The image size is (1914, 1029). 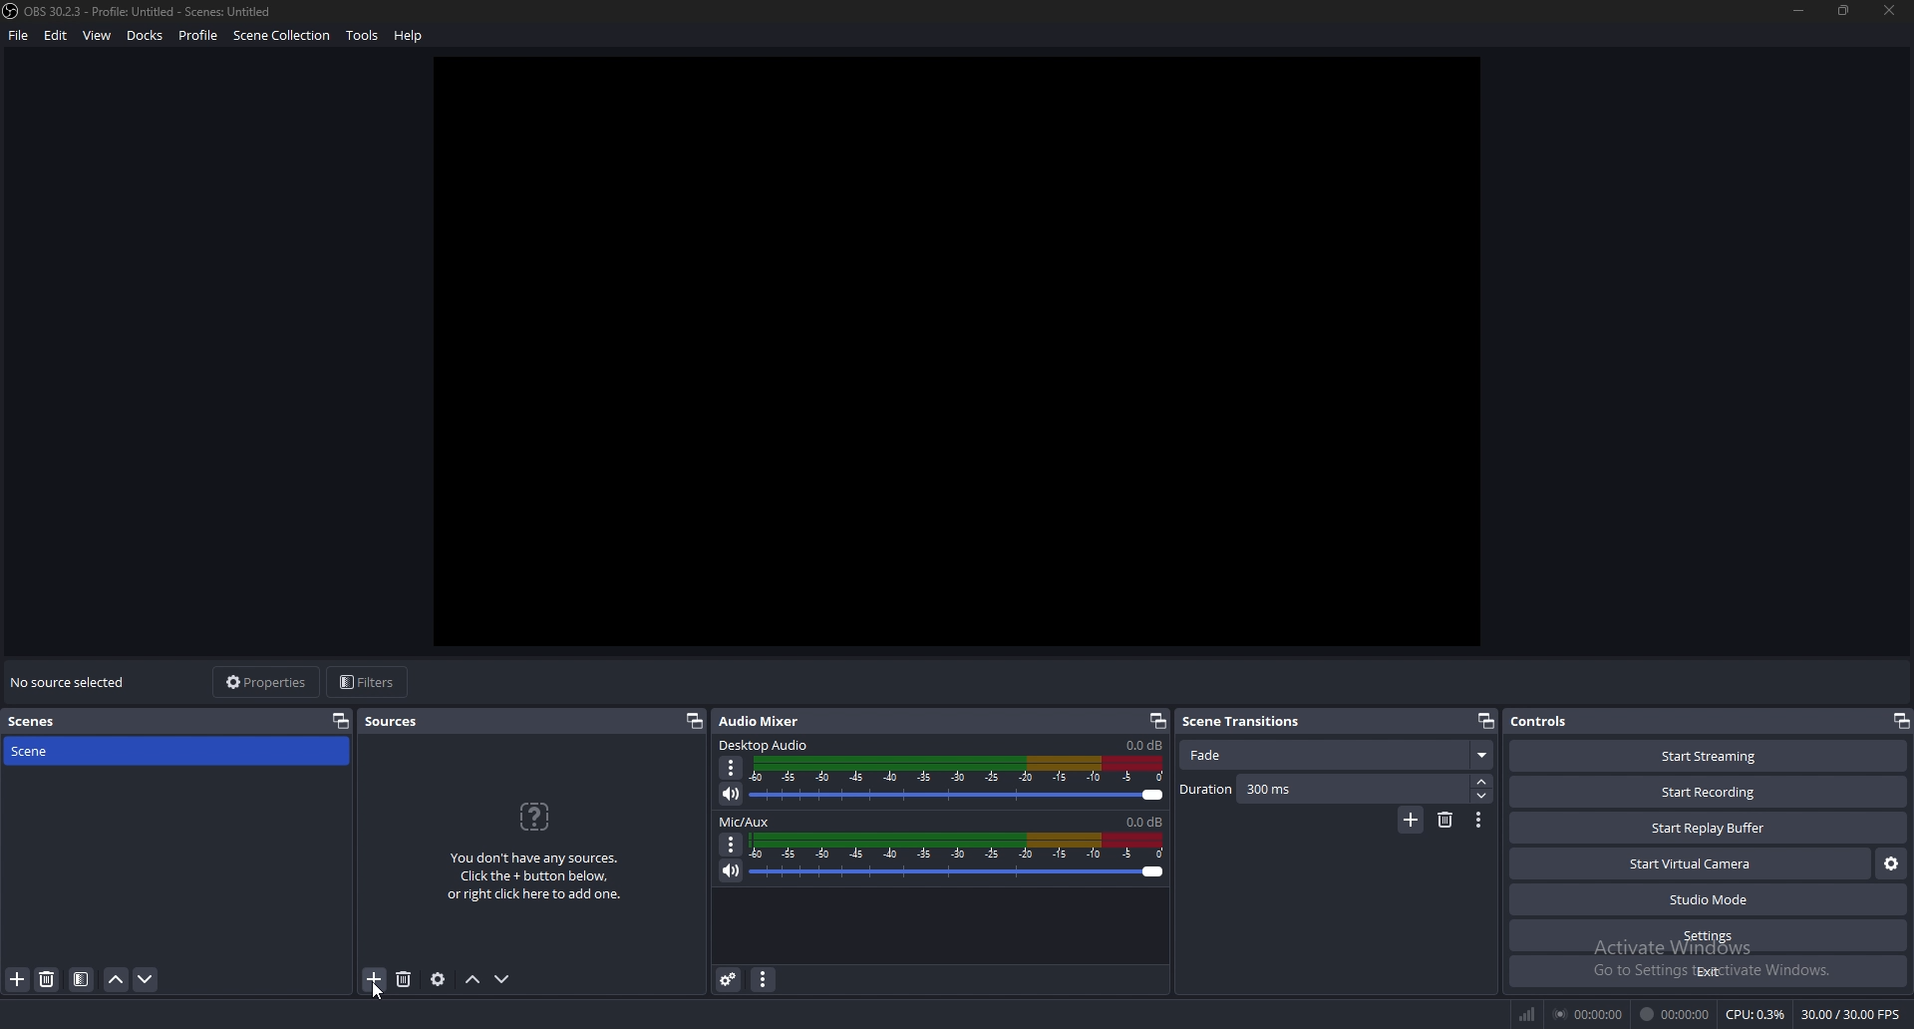 I want to click on tools, so click(x=364, y=35).